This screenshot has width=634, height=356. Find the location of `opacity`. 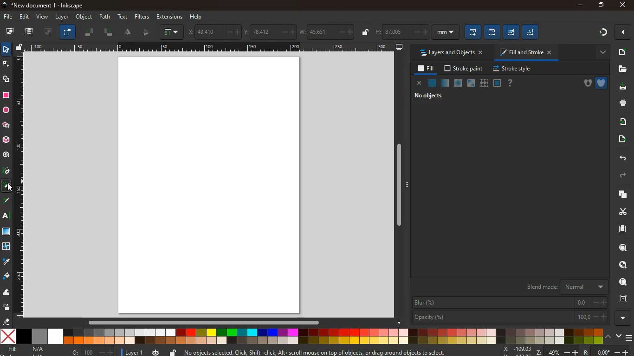

opacity is located at coordinates (511, 317).